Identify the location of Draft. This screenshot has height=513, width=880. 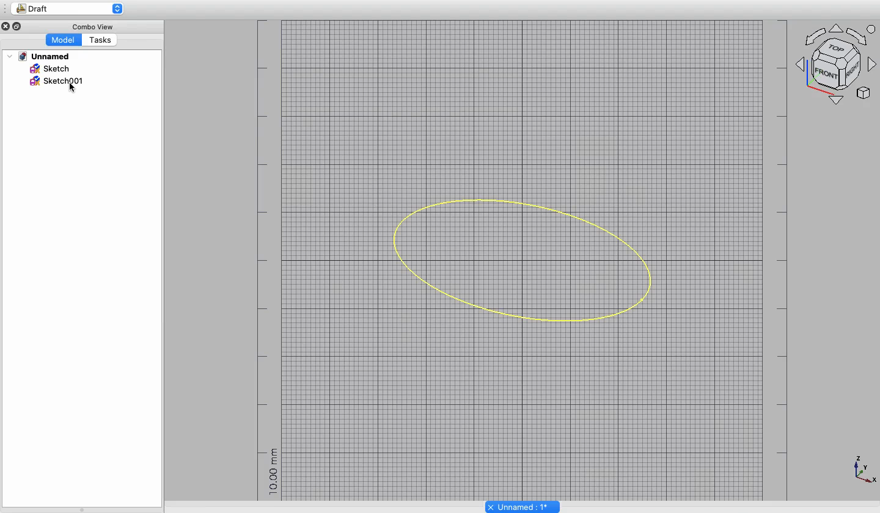
(73, 9).